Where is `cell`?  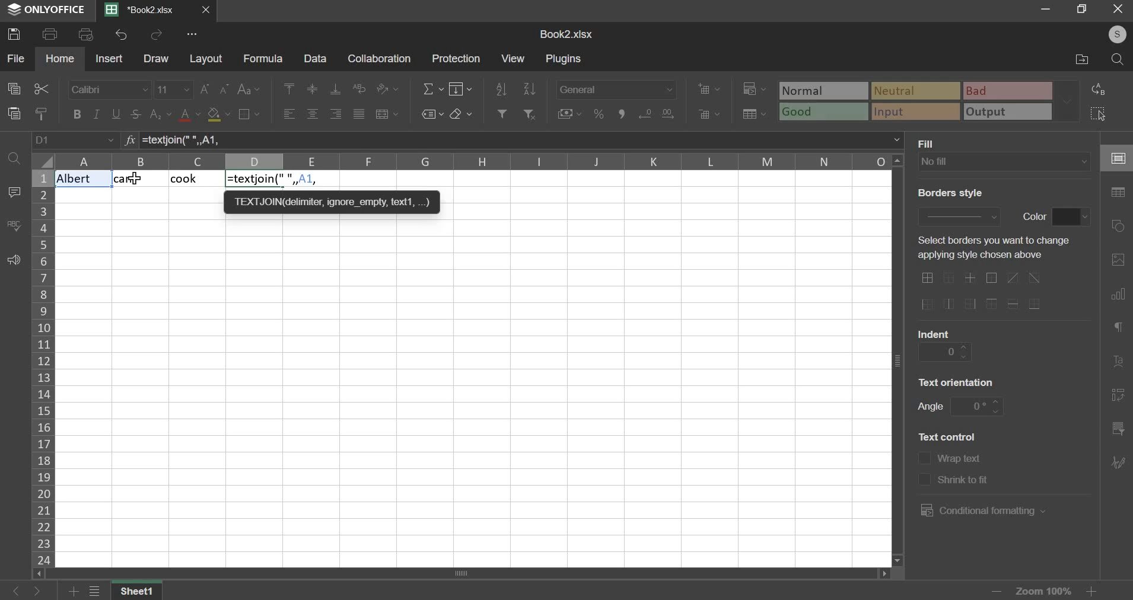
cell is located at coordinates (1116, 159).